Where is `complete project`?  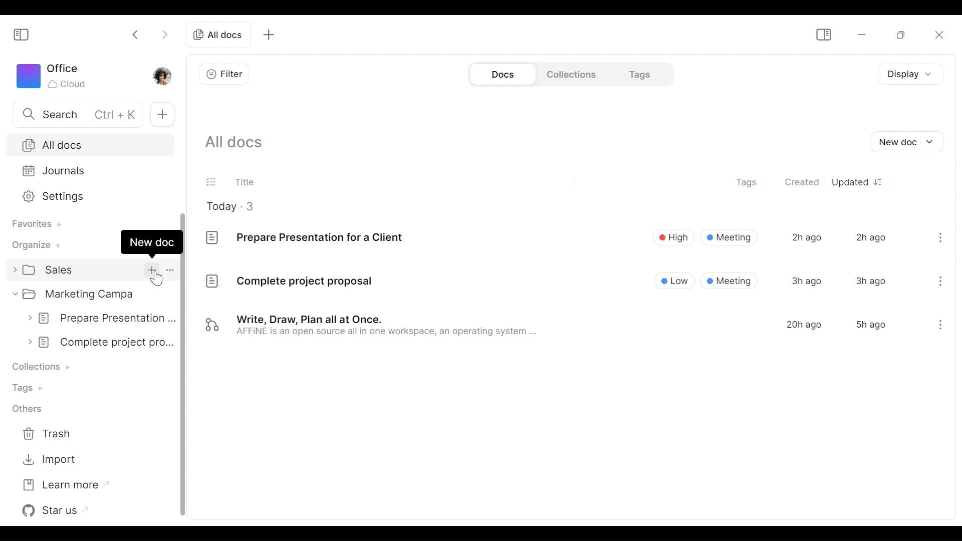 complete project is located at coordinates (103, 342).